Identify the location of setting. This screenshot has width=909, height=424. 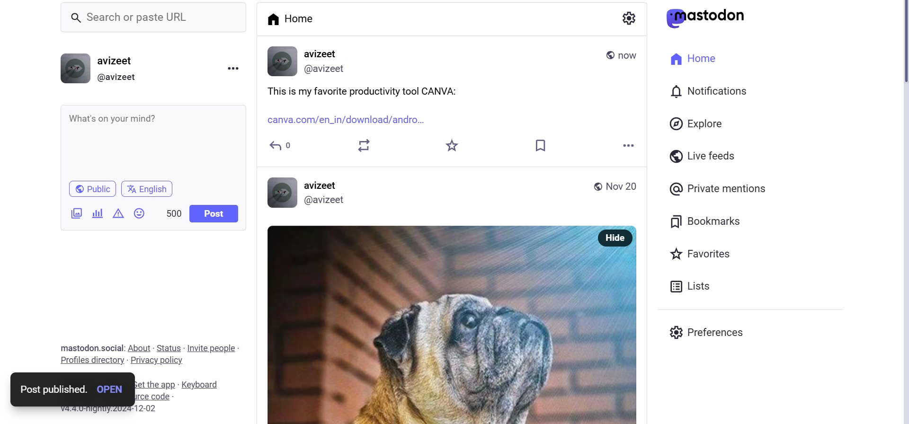
(629, 18).